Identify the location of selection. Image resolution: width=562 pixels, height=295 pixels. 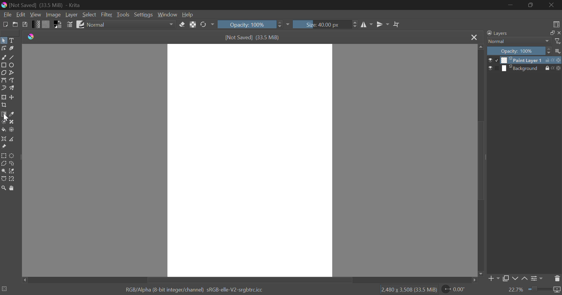
(5, 289).